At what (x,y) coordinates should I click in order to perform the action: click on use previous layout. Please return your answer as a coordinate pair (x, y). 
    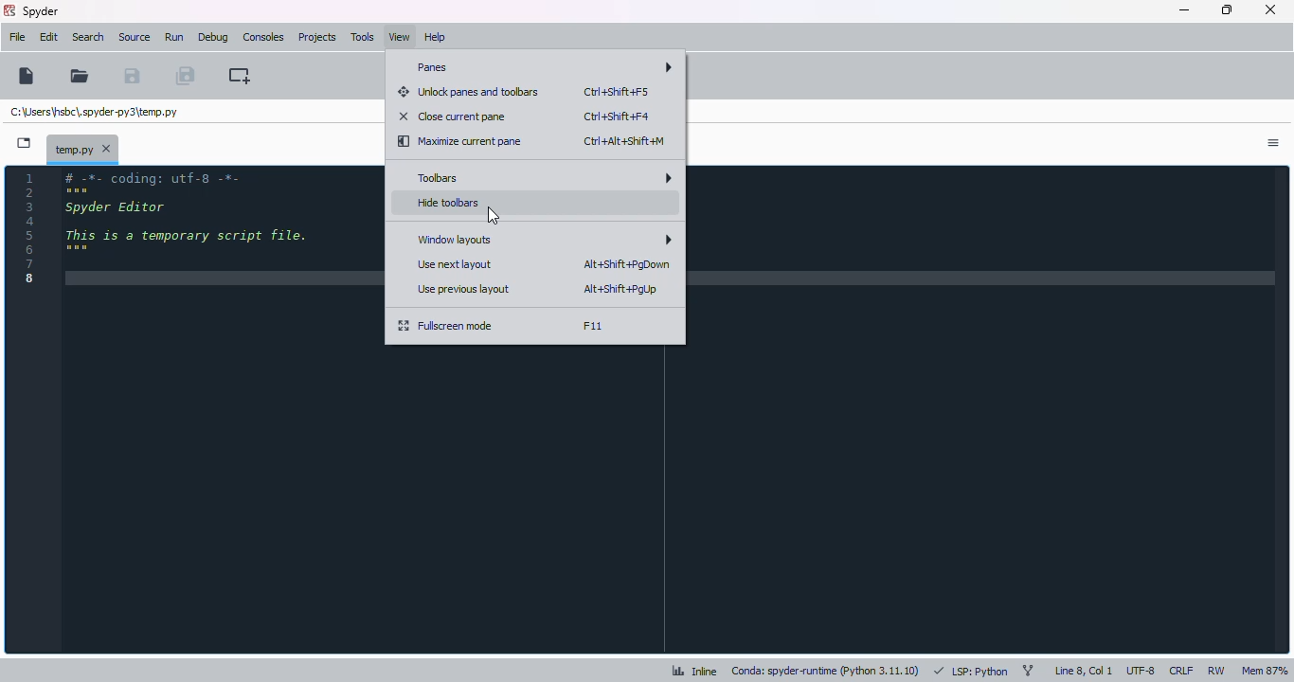
    Looking at the image, I should click on (463, 289).